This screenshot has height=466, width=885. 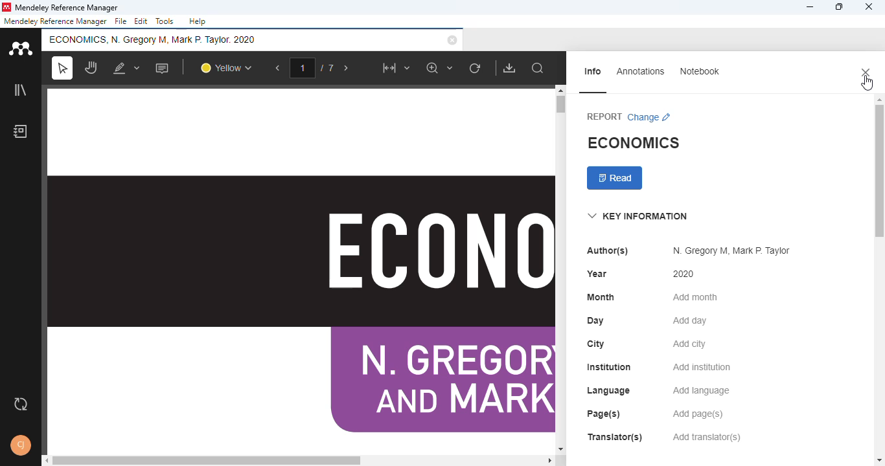 What do you see at coordinates (615, 178) in the screenshot?
I see `read` at bounding box center [615, 178].